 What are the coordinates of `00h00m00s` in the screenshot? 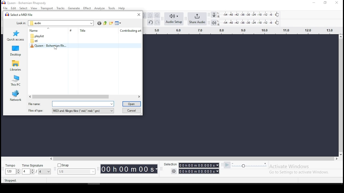 It's located at (199, 166).